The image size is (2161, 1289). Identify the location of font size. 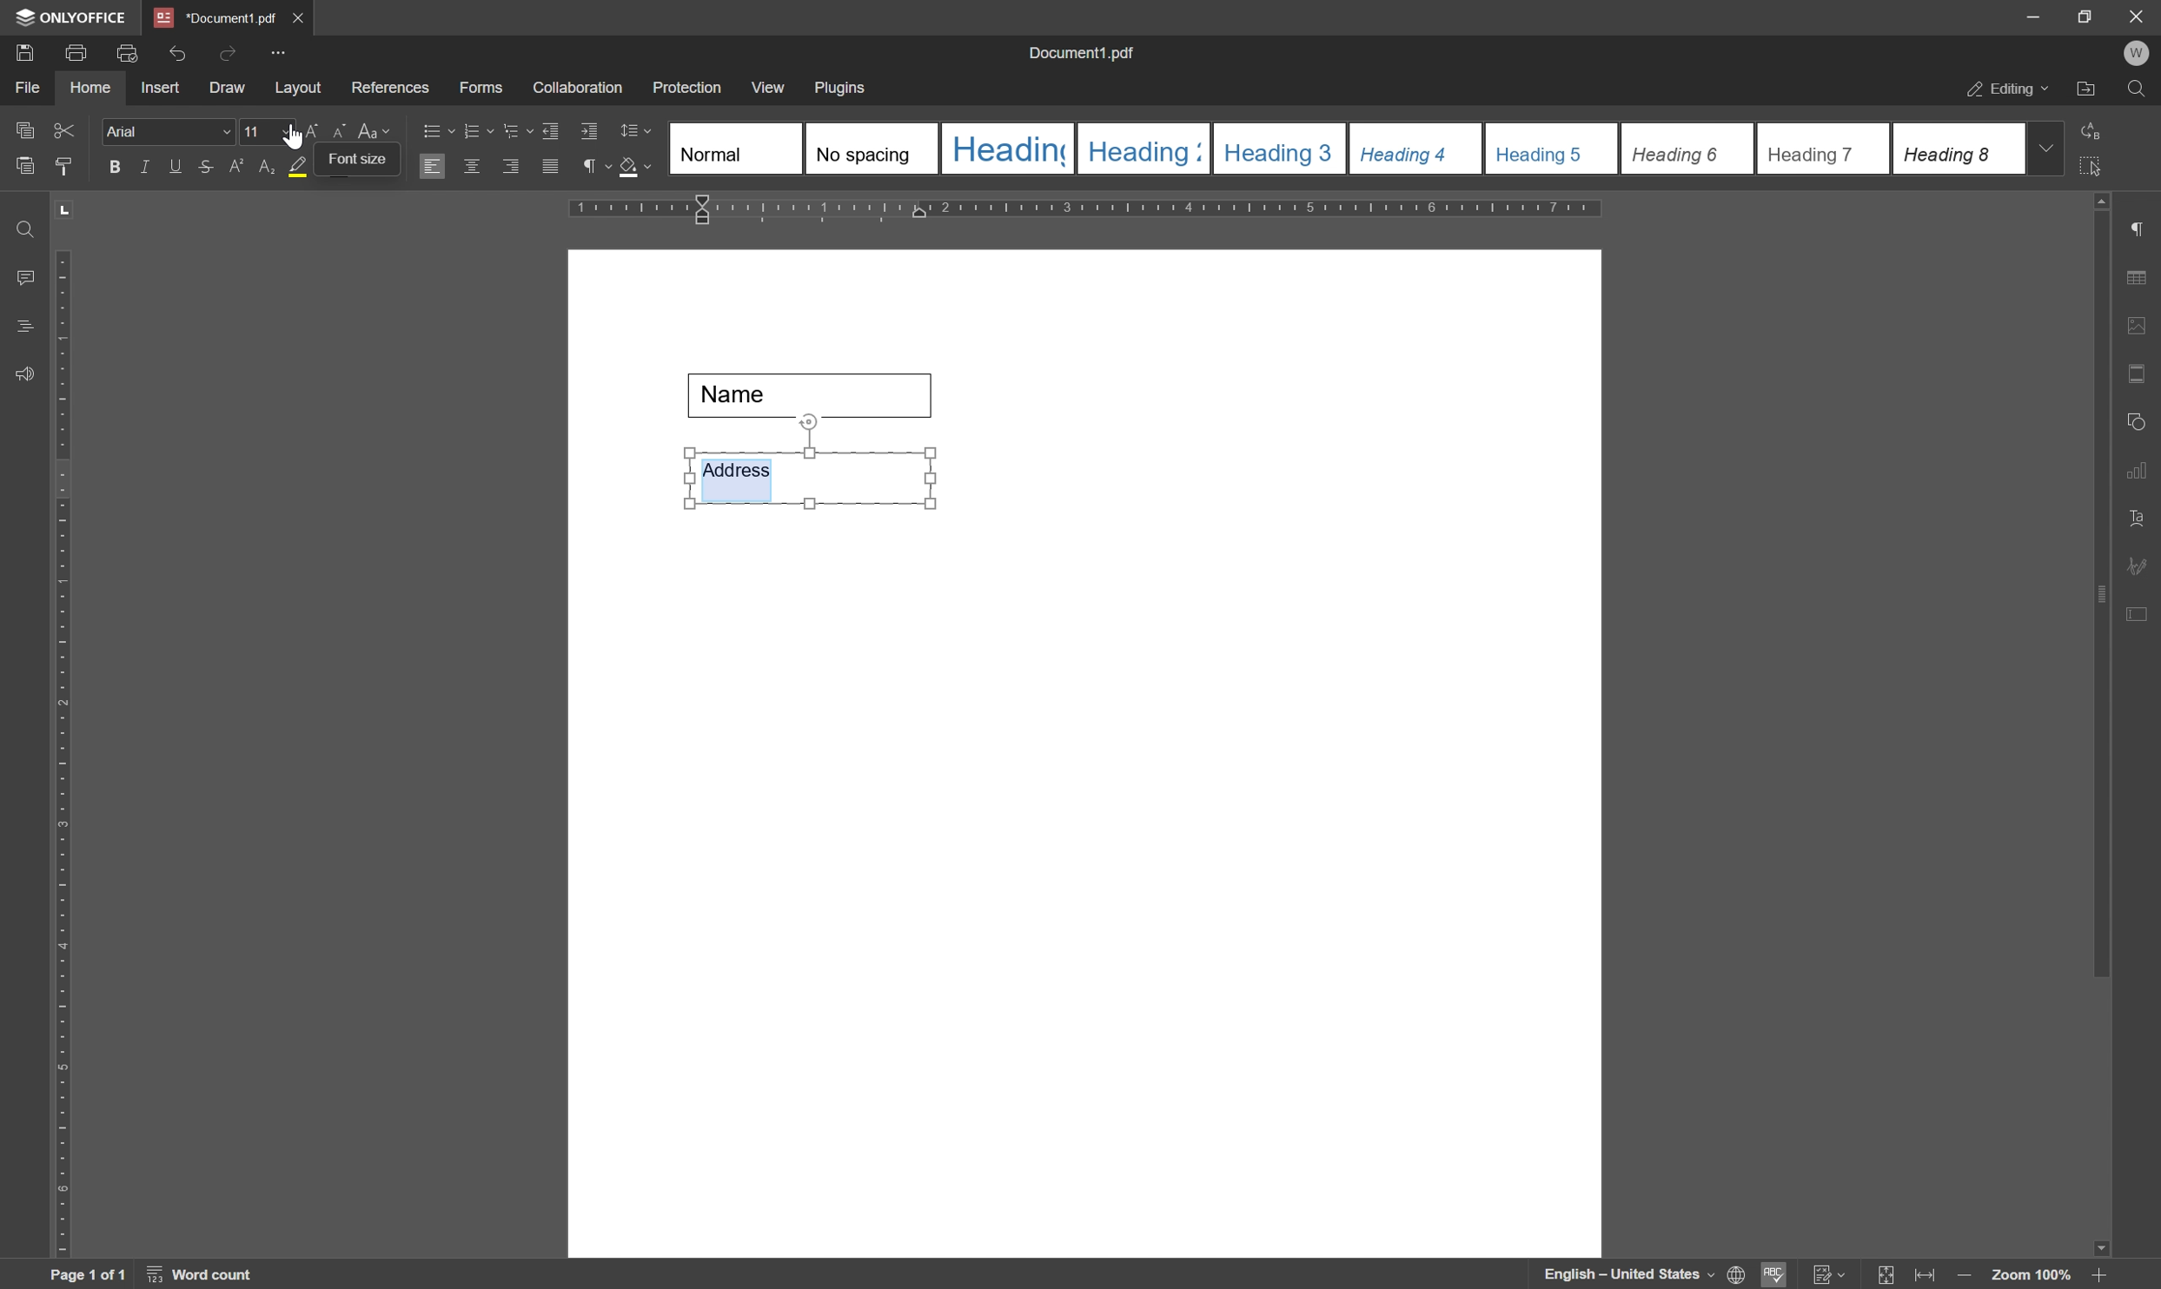
(351, 168).